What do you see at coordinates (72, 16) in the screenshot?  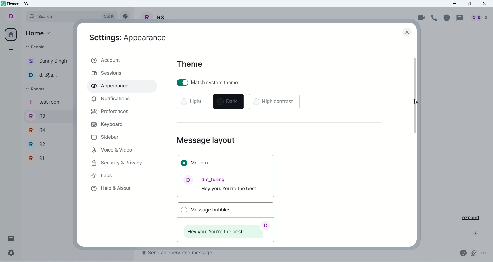 I see `search` at bounding box center [72, 16].